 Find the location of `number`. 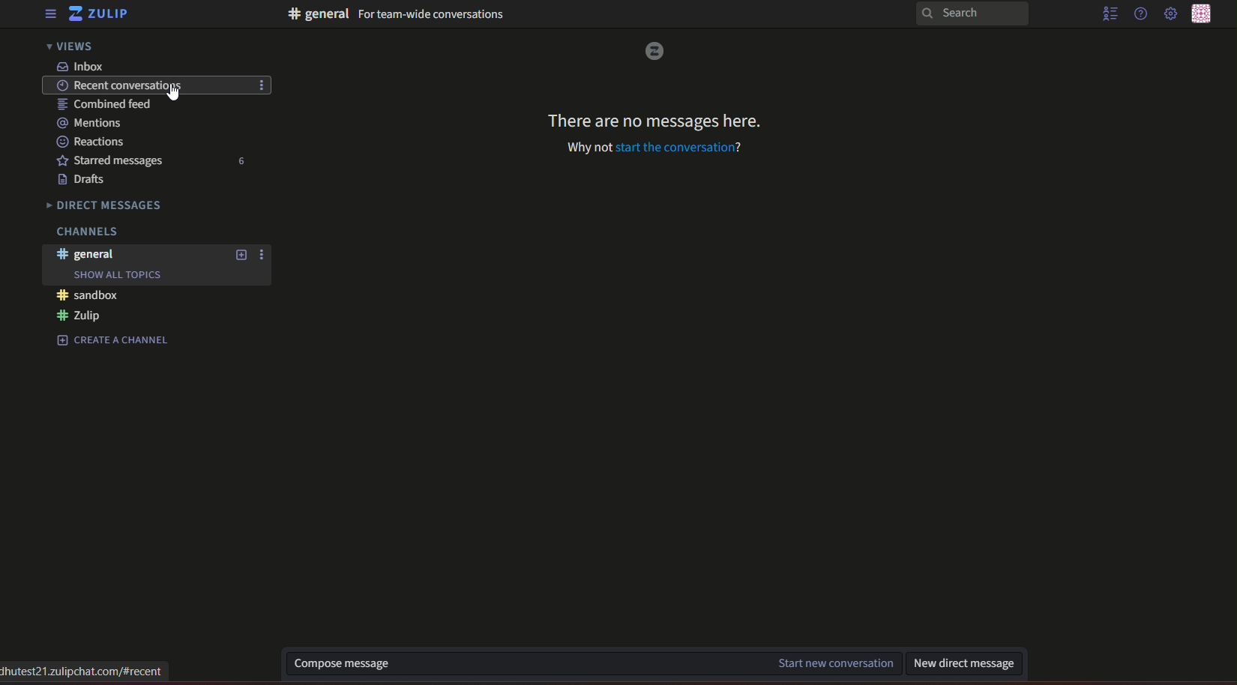

number is located at coordinates (243, 161).